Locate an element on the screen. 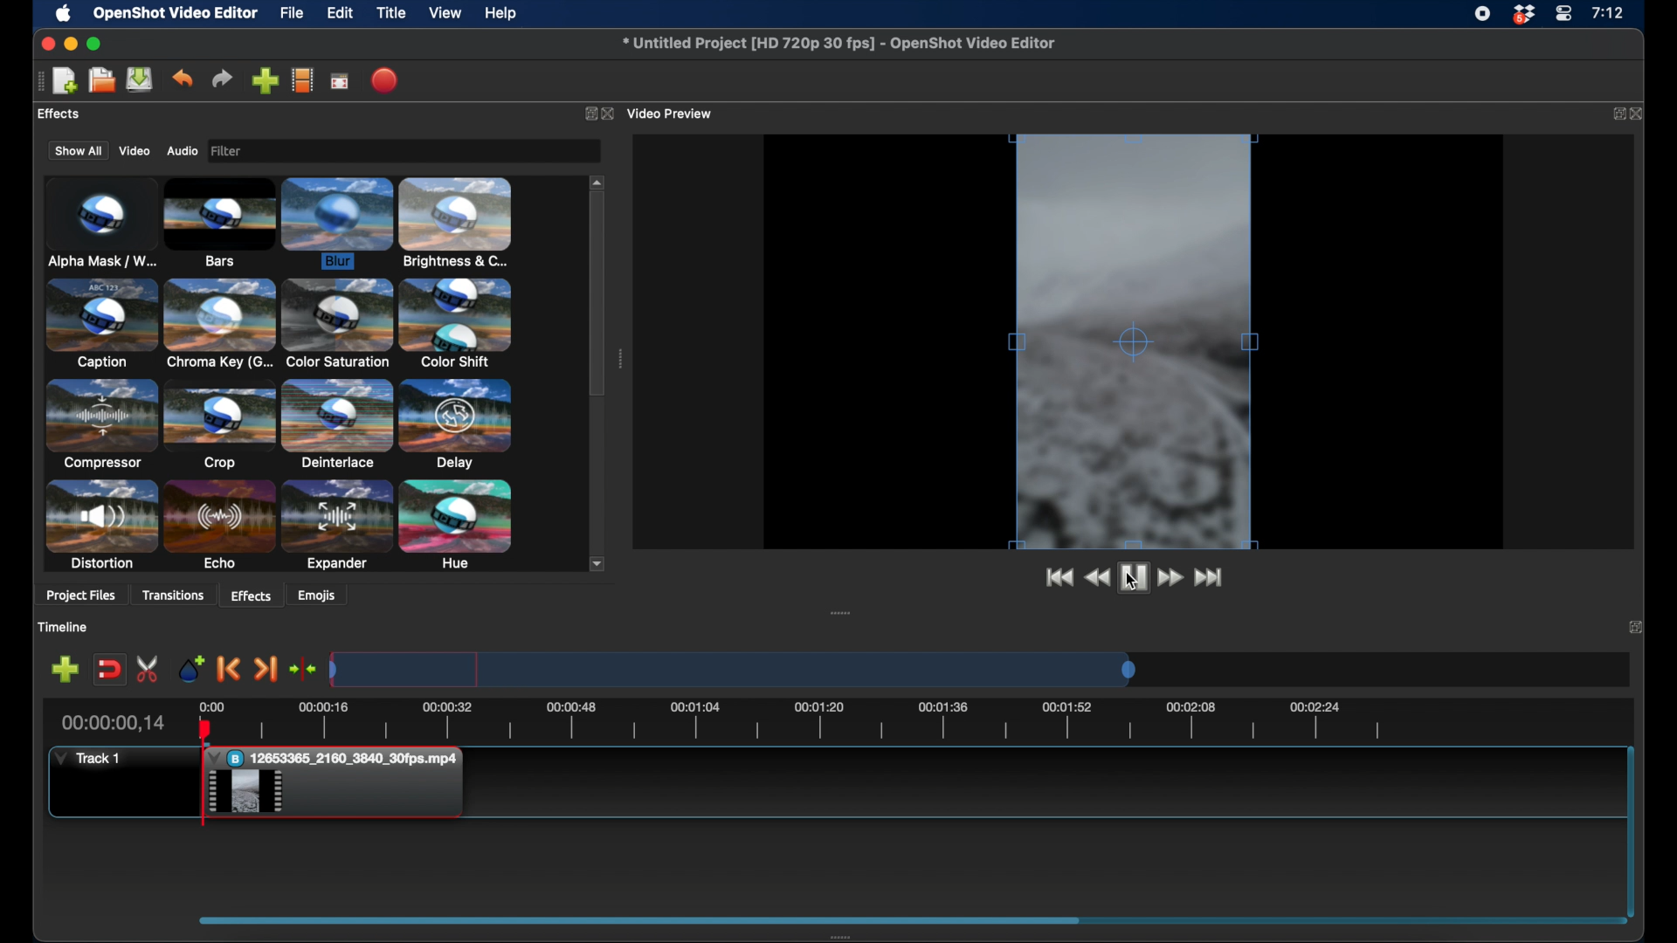 The height and width of the screenshot is (943, 1677). cursor is located at coordinates (1132, 584).